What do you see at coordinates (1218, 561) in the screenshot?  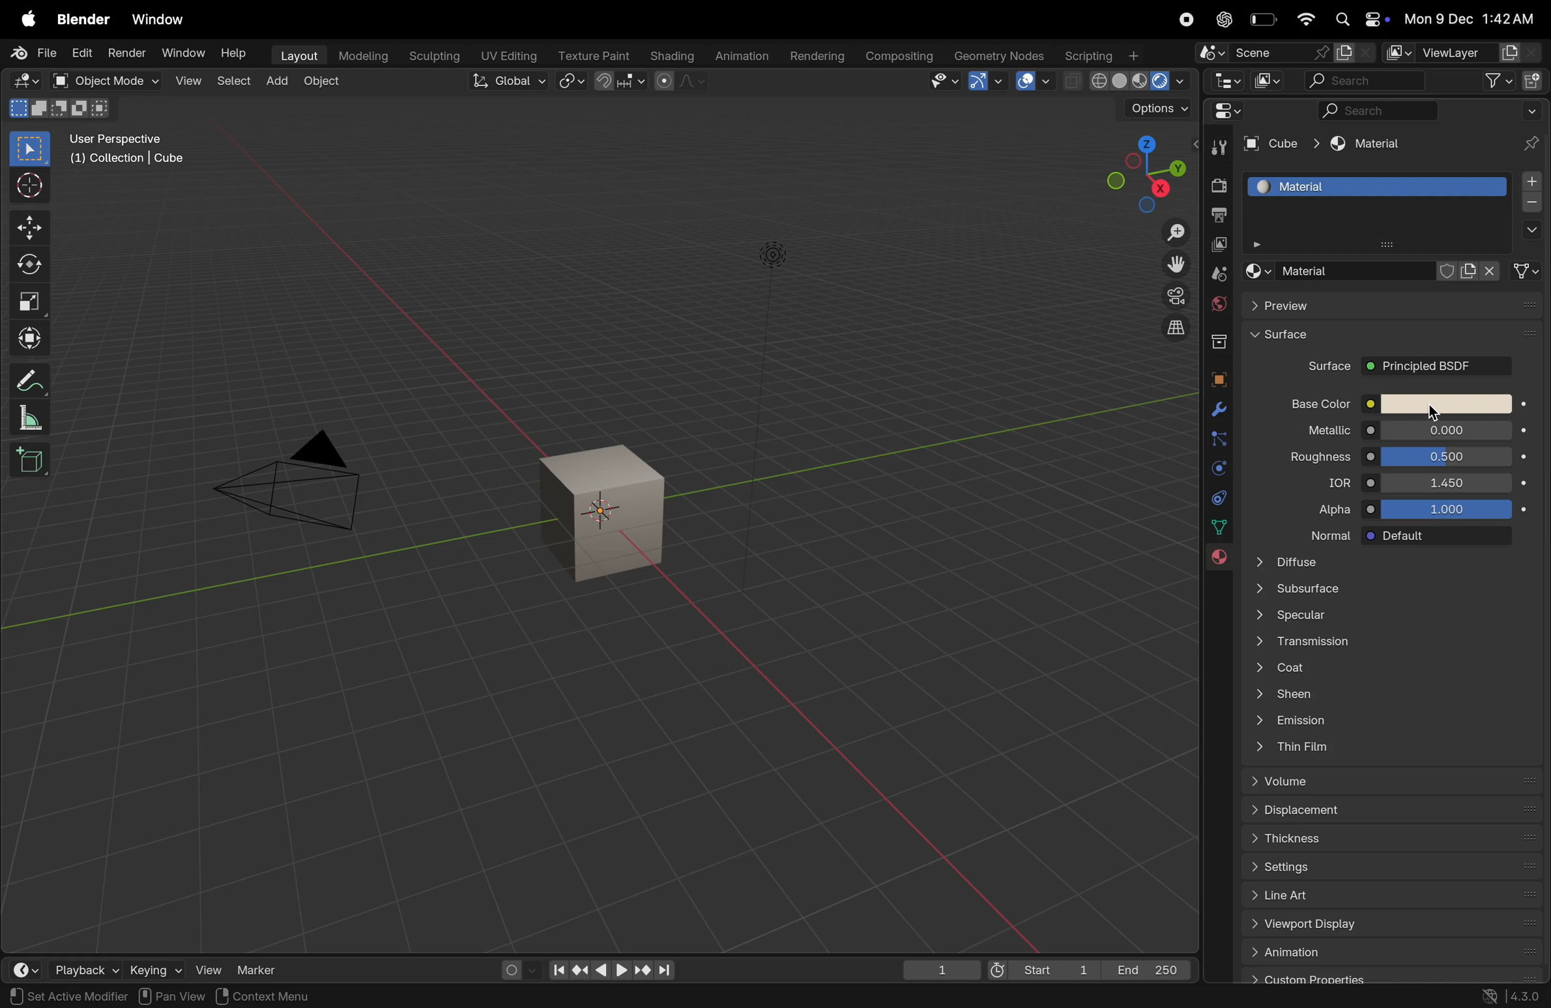 I see `material` at bounding box center [1218, 561].